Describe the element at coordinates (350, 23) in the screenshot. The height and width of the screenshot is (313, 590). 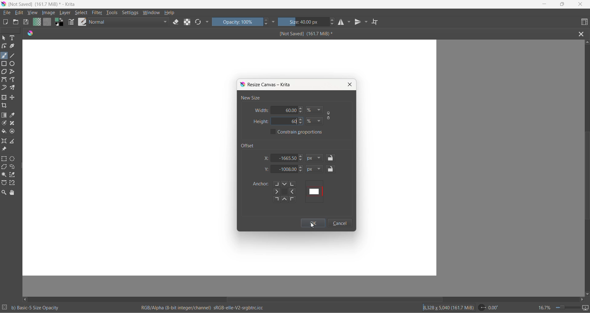
I see `horizontal mirror tool settings dropdown button` at that location.